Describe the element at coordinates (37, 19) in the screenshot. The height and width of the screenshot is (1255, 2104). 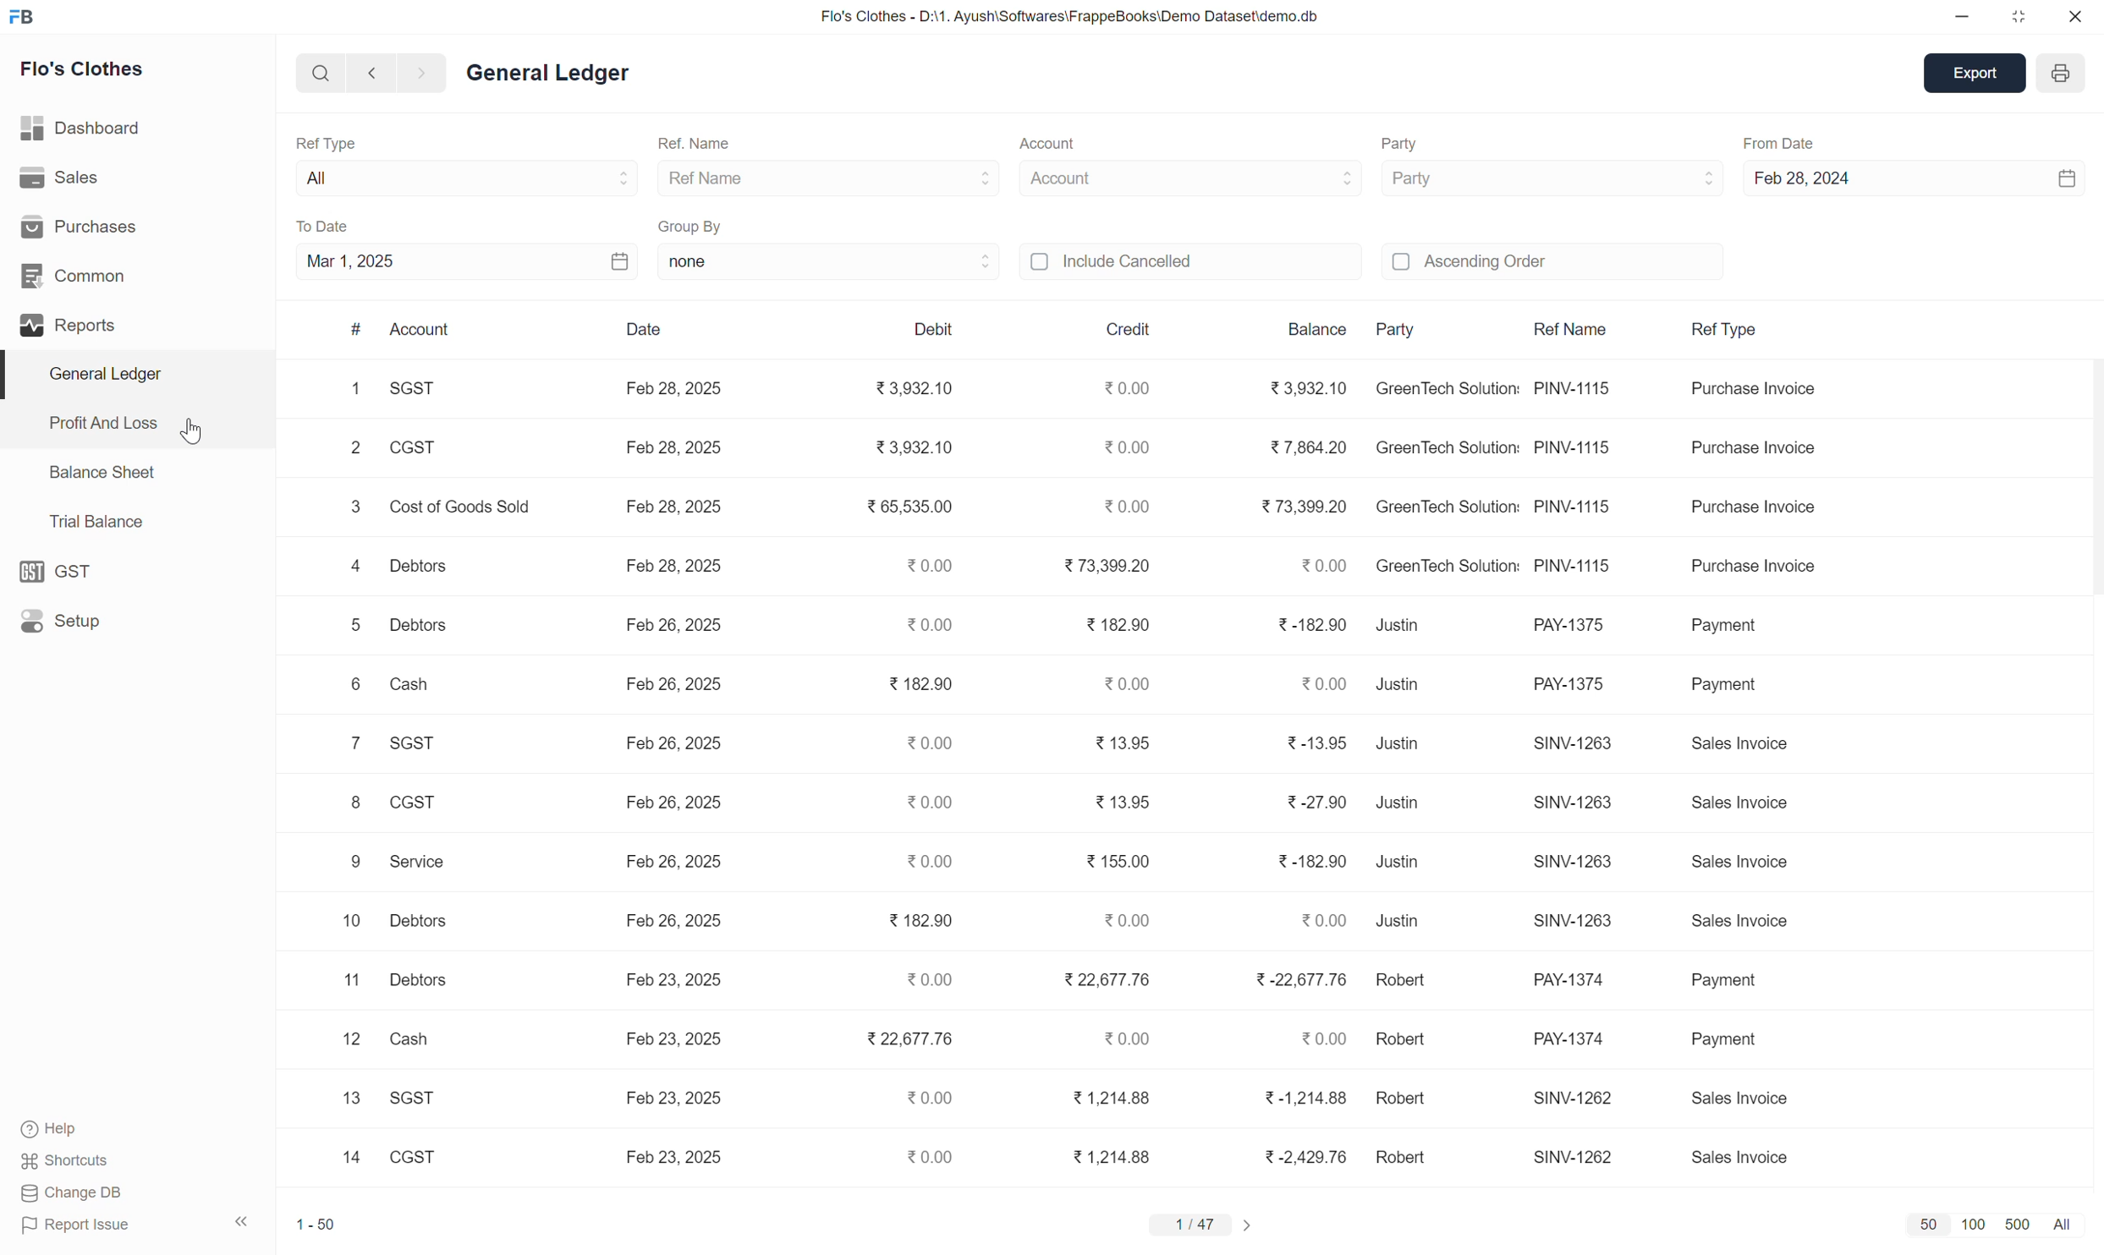
I see `FB` at that location.